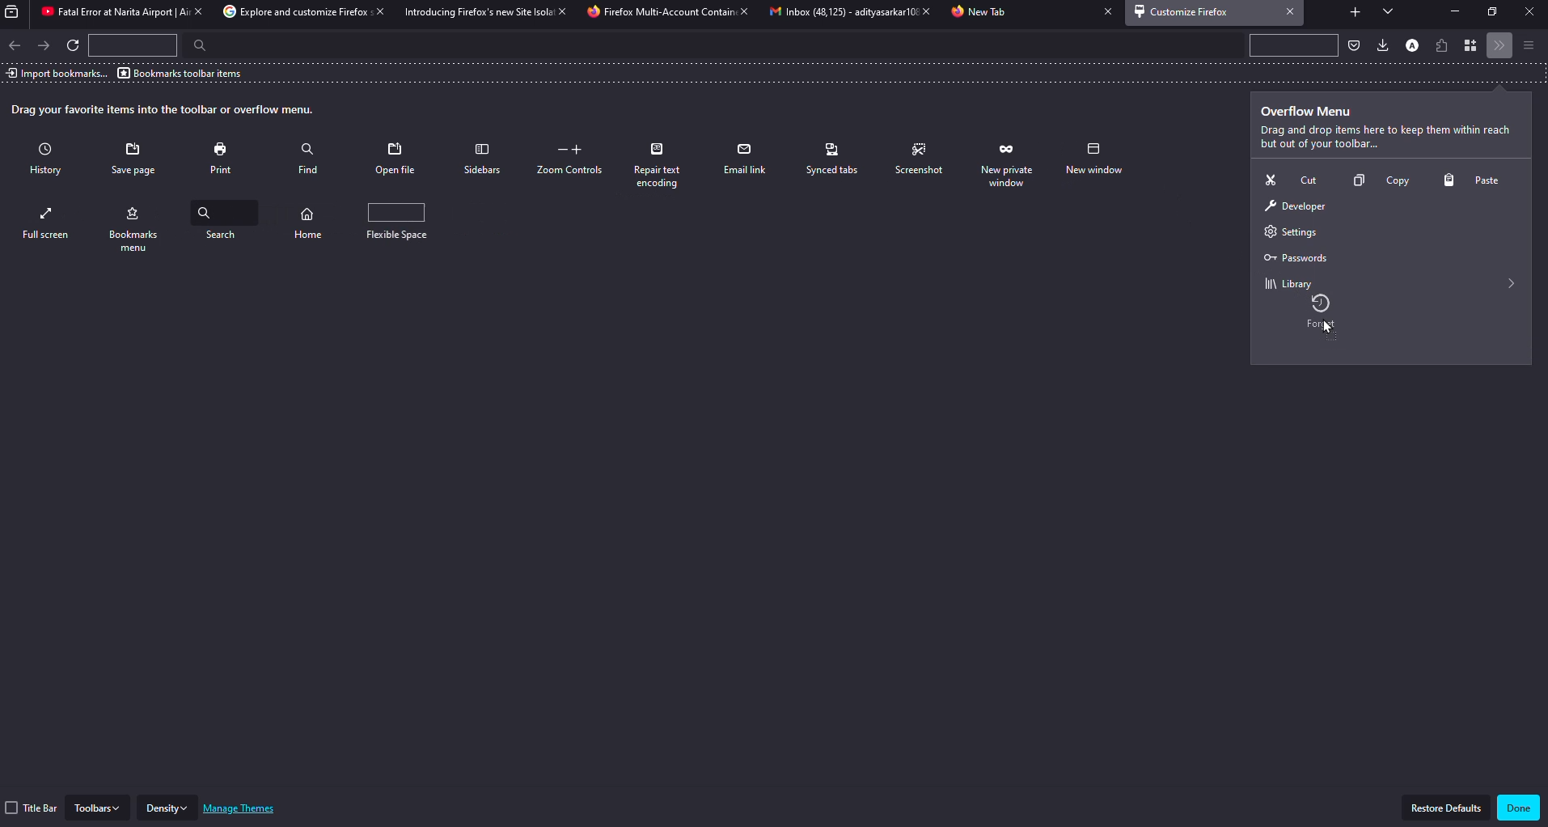  I want to click on mouse up, so click(1327, 317).